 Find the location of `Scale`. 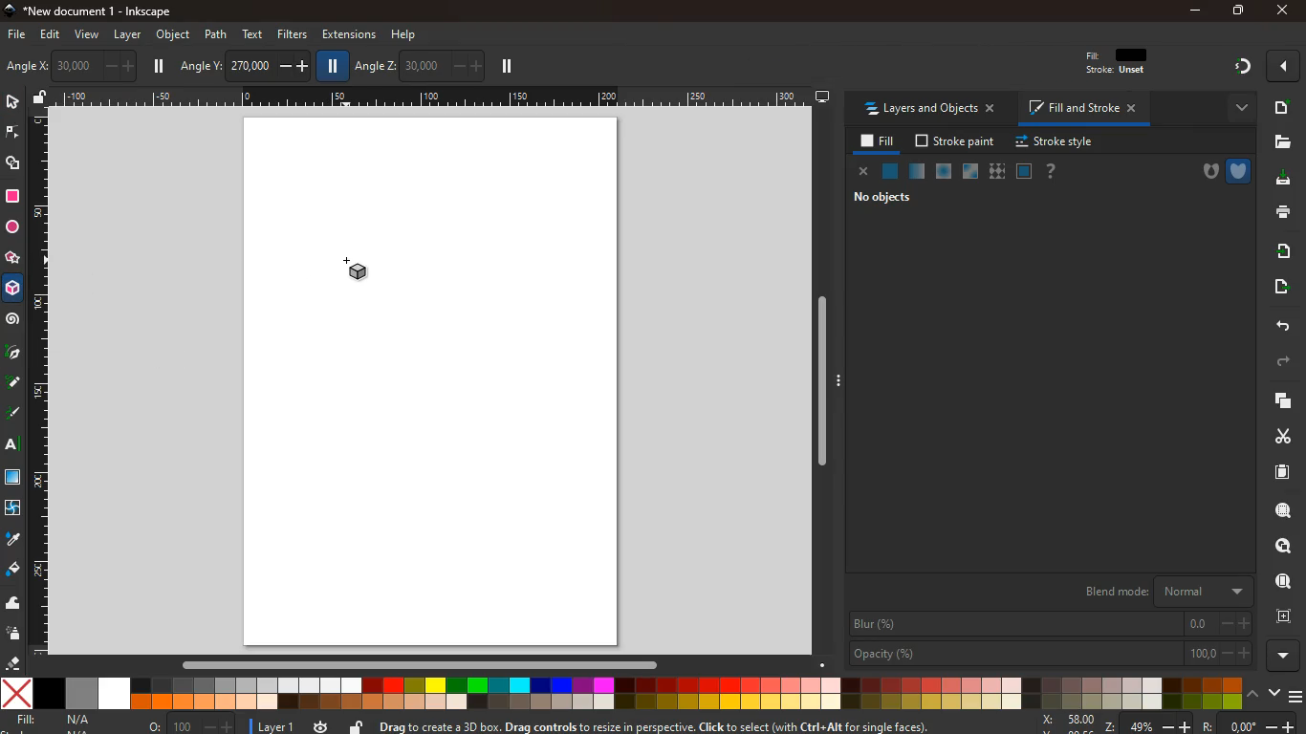

Scale is located at coordinates (41, 382).